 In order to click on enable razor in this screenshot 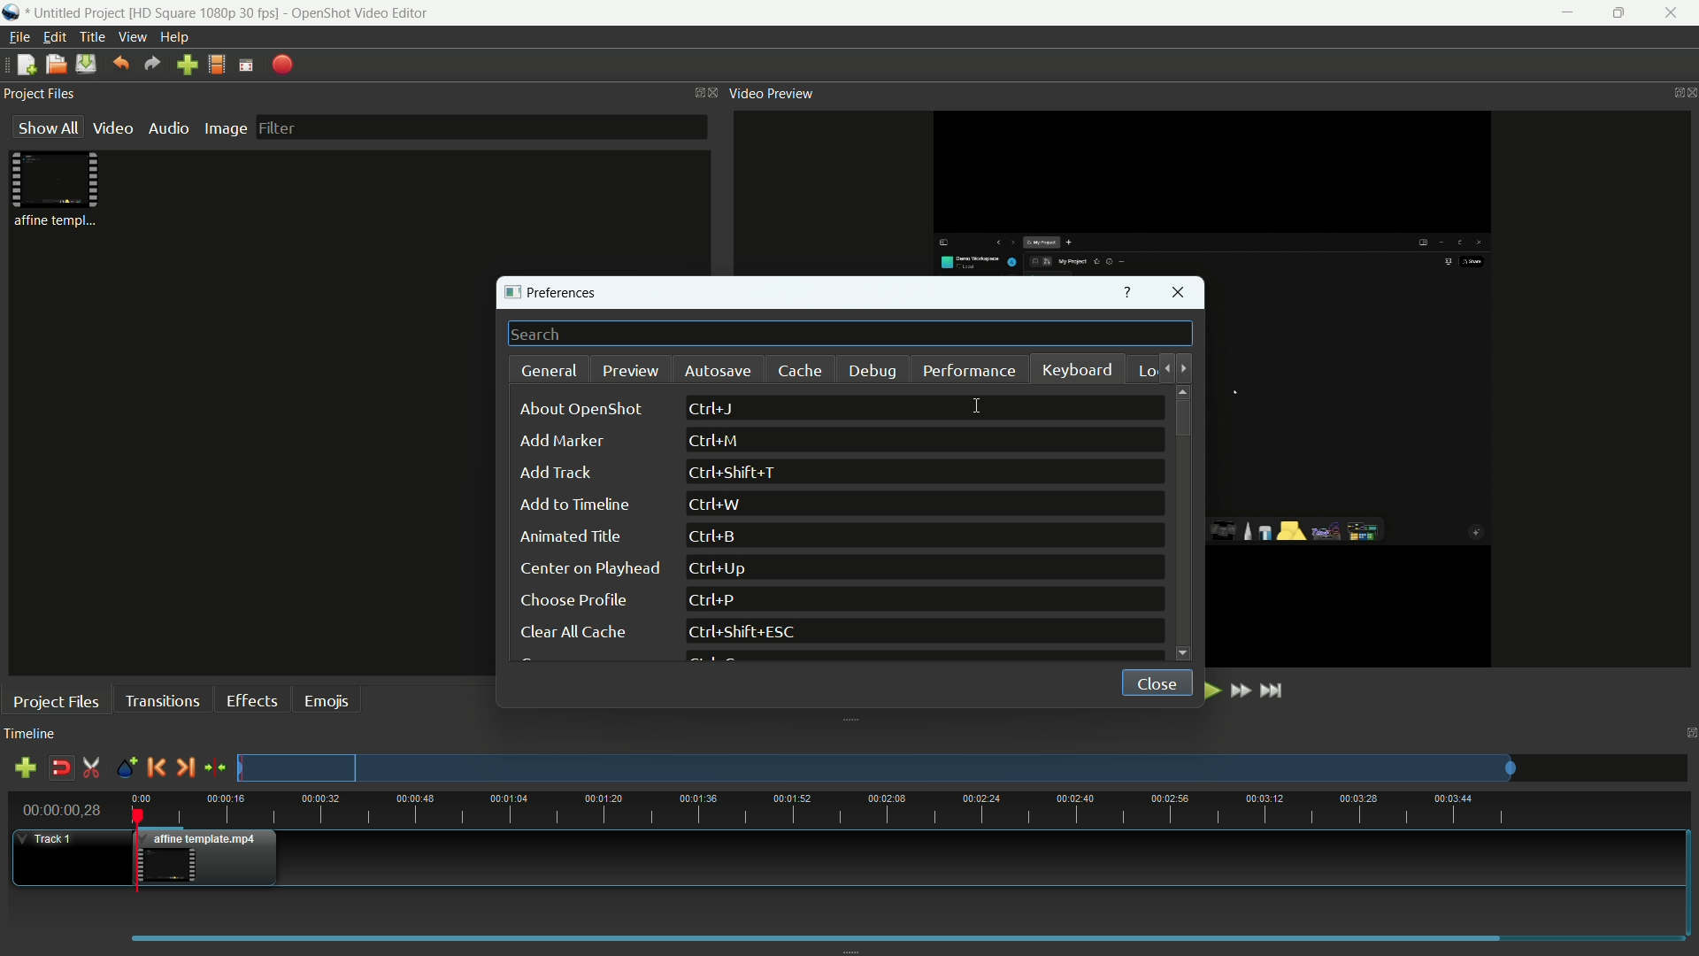, I will do `click(91, 768)`.